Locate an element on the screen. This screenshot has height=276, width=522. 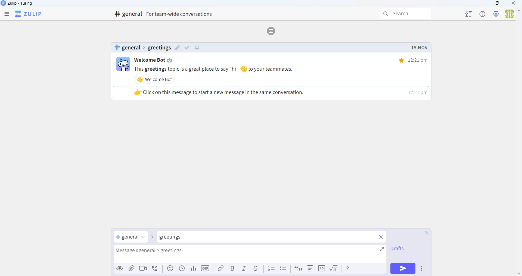
Messages is located at coordinates (282, 69).